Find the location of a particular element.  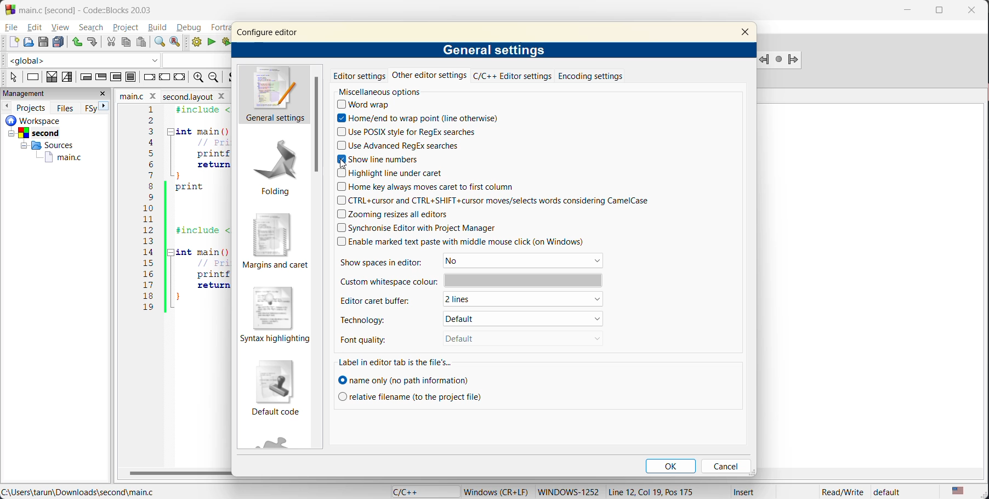

home/end to wrap point is located at coordinates (417, 118).